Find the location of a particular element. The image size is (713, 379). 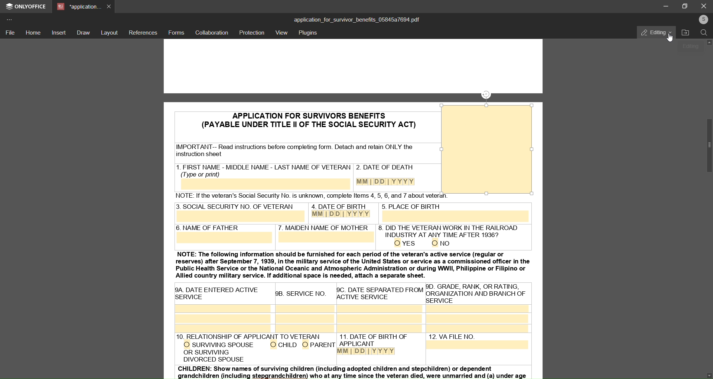

home is located at coordinates (33, 32).